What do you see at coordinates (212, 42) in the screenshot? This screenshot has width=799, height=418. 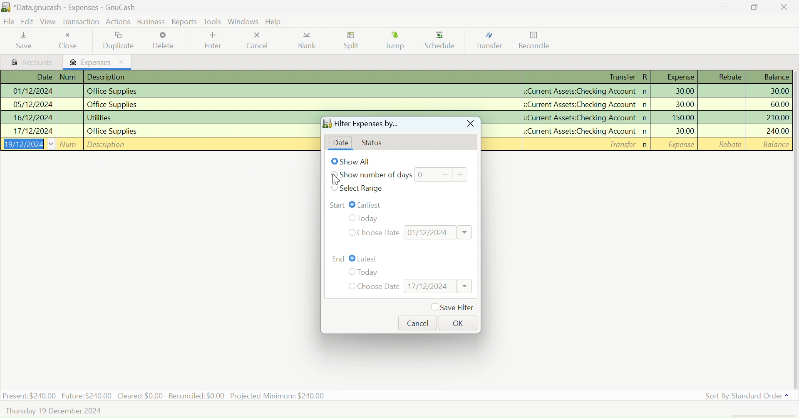 I see `Enter` at bounding box center [212, 42].